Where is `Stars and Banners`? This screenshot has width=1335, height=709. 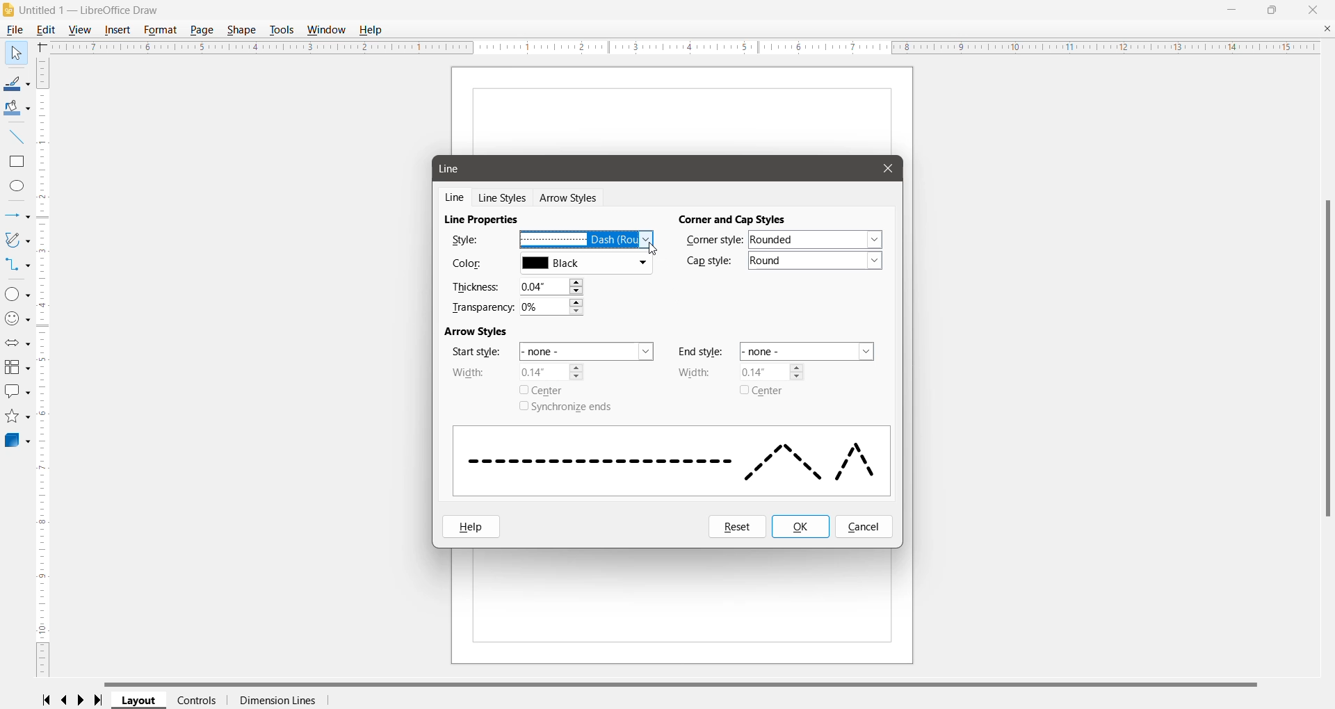
Stars and Banners is located at coordinates (17, 417).